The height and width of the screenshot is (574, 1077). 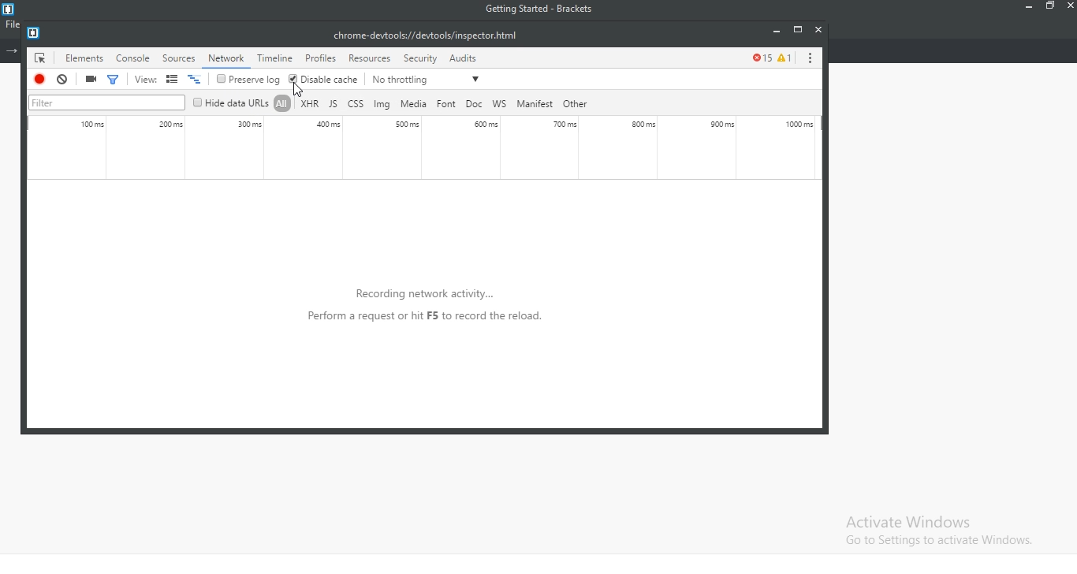 I want to click on restore, so click(x=797, y=28).